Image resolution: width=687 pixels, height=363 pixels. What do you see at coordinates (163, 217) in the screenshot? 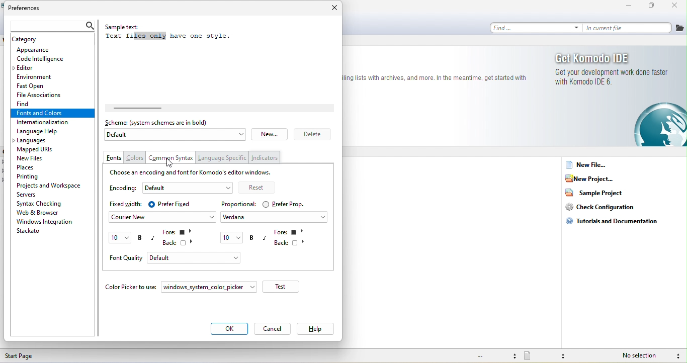
I see `courier new` at bounding box center [163, 217].